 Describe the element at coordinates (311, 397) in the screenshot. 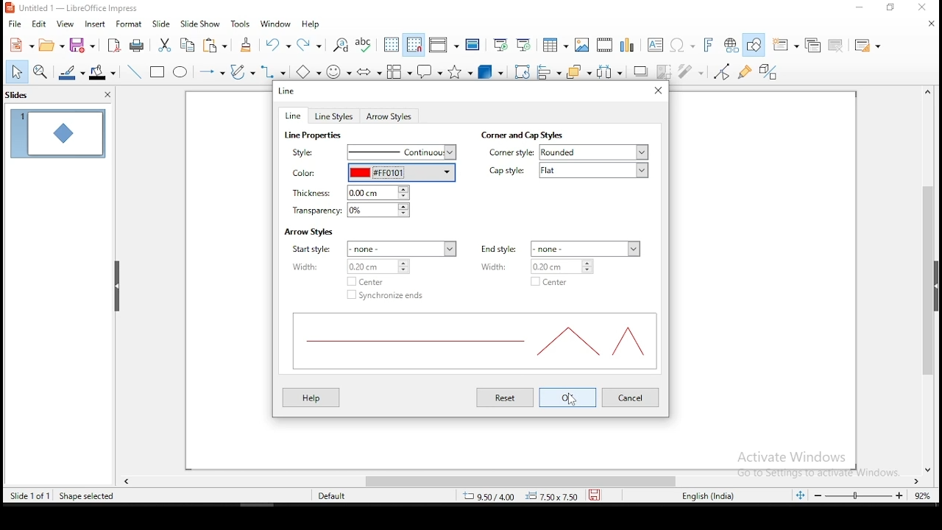

I see `hwlp` at that location.